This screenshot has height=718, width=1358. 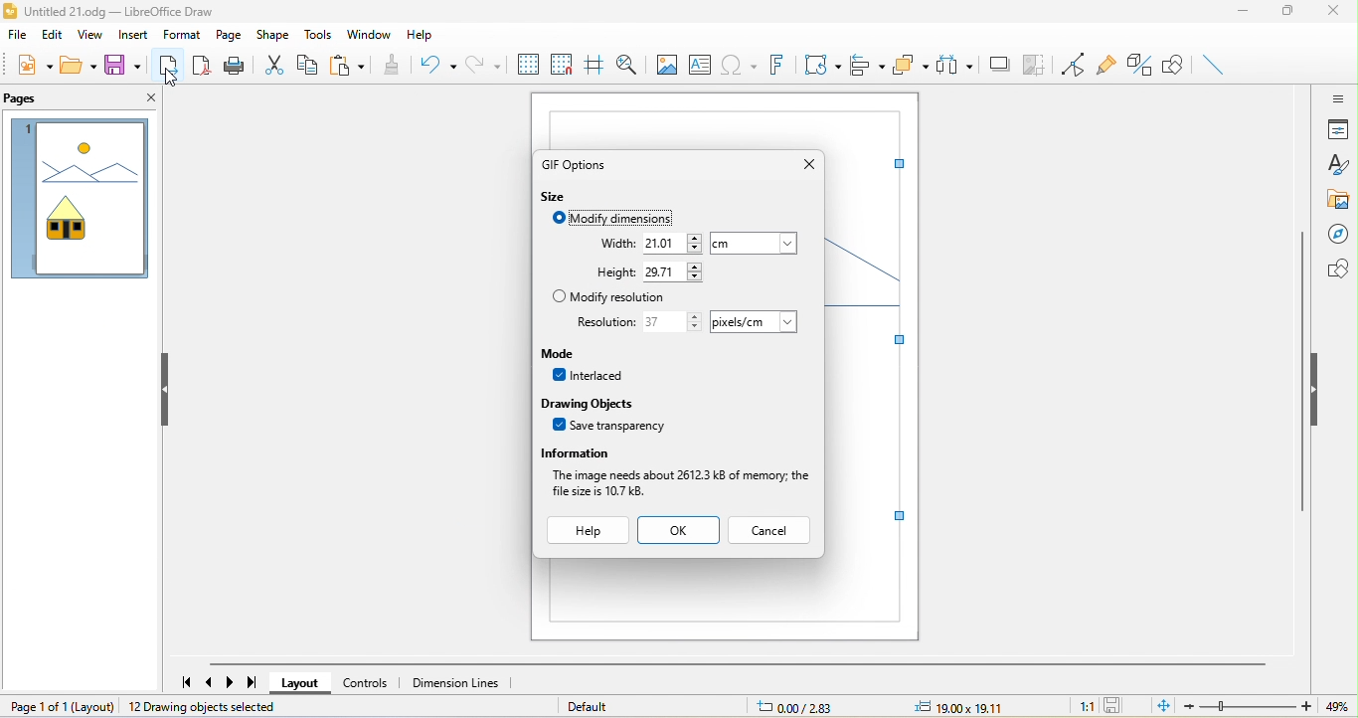 What do you see at coordinates (590, 706) in the screenshot?
I see `default` at bounding box center [590, 706].